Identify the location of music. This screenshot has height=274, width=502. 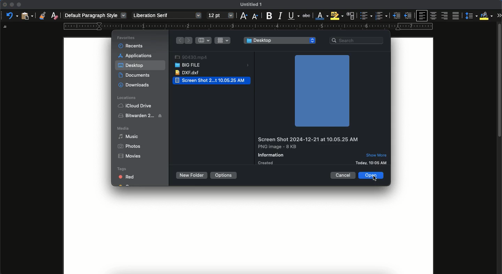
(128, 136).